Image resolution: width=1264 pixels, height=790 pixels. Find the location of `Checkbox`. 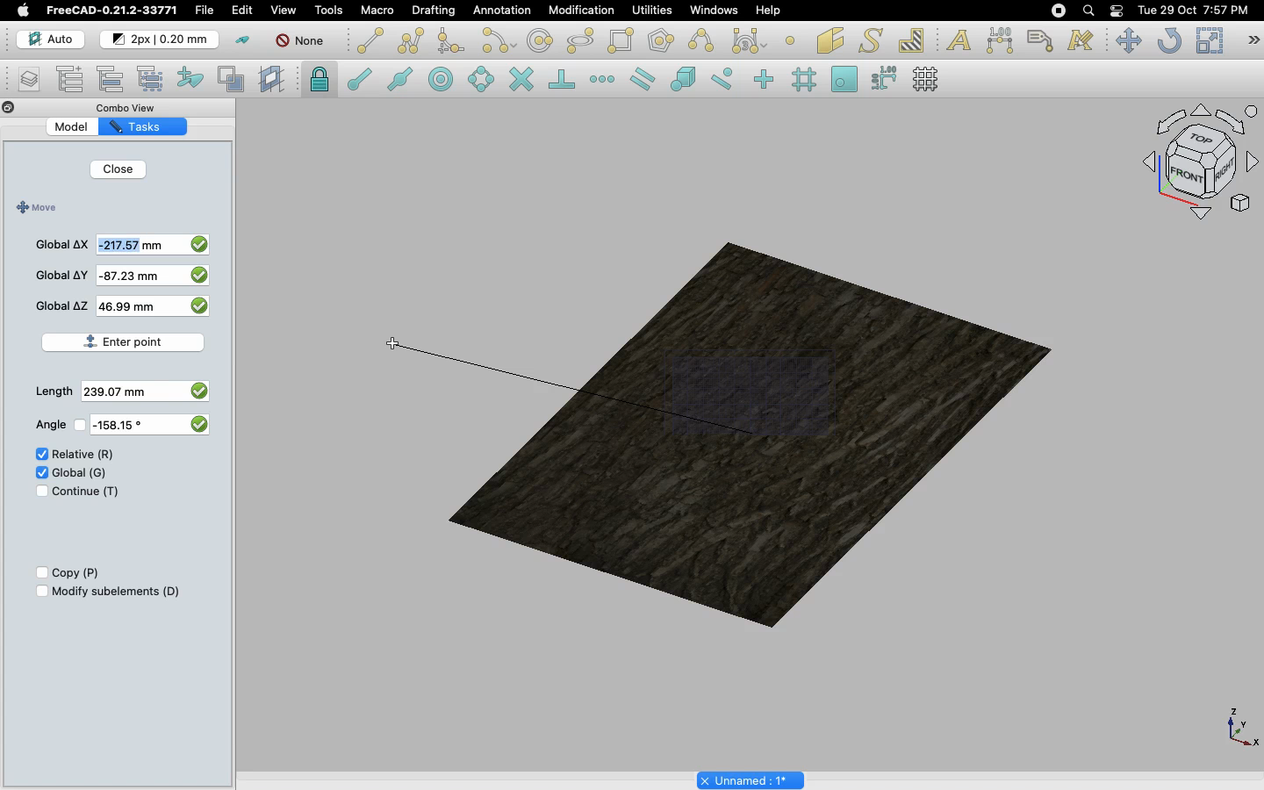

Checkbox is located at coordinates (38, 573).